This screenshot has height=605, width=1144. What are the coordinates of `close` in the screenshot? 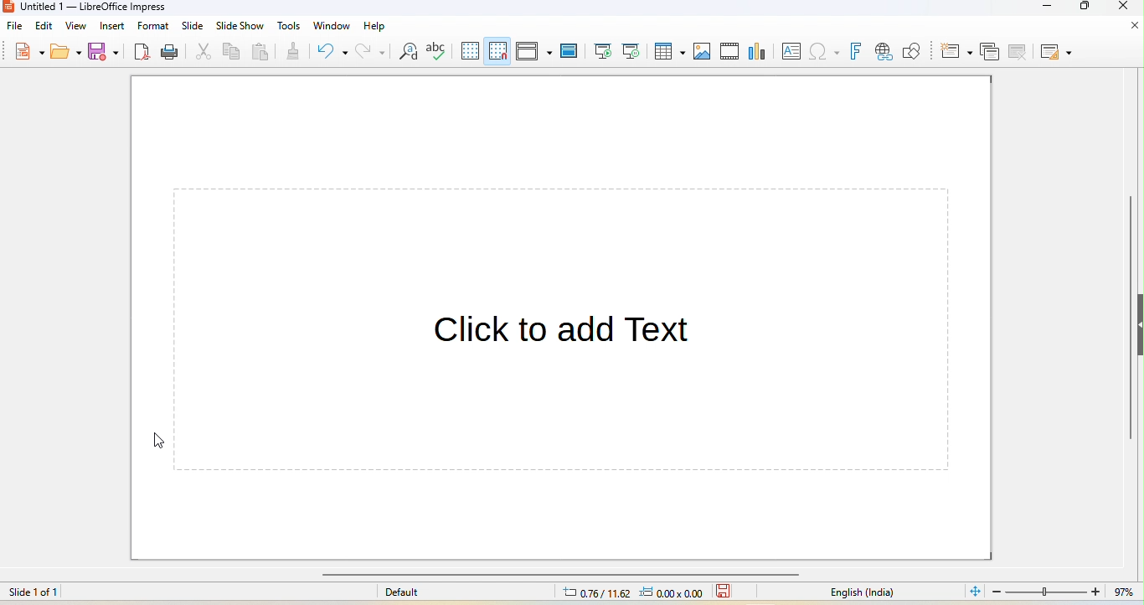 It's located at (1121, 8).